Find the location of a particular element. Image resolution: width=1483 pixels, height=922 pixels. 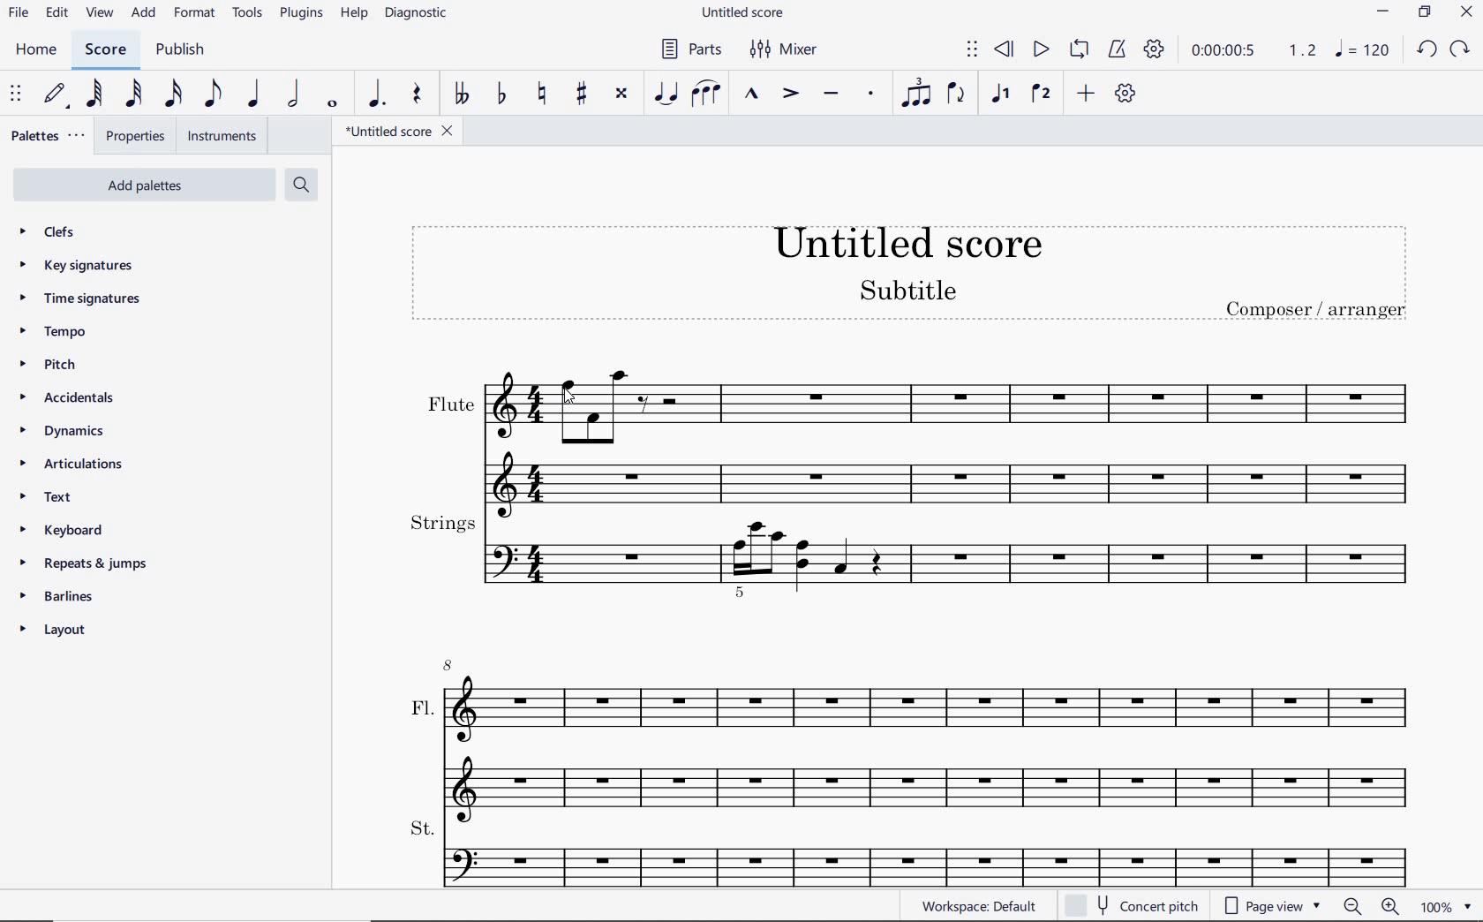

TENUTO is located at coordinates (832, 94).